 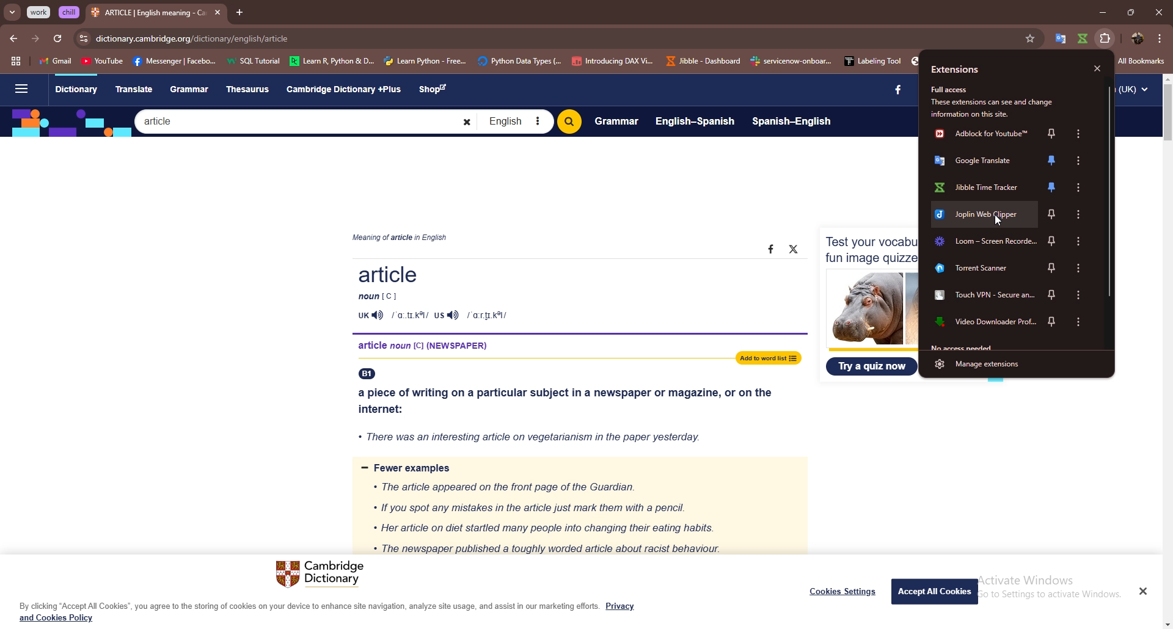 I want to click on pin, so click(x=1051, y=269).